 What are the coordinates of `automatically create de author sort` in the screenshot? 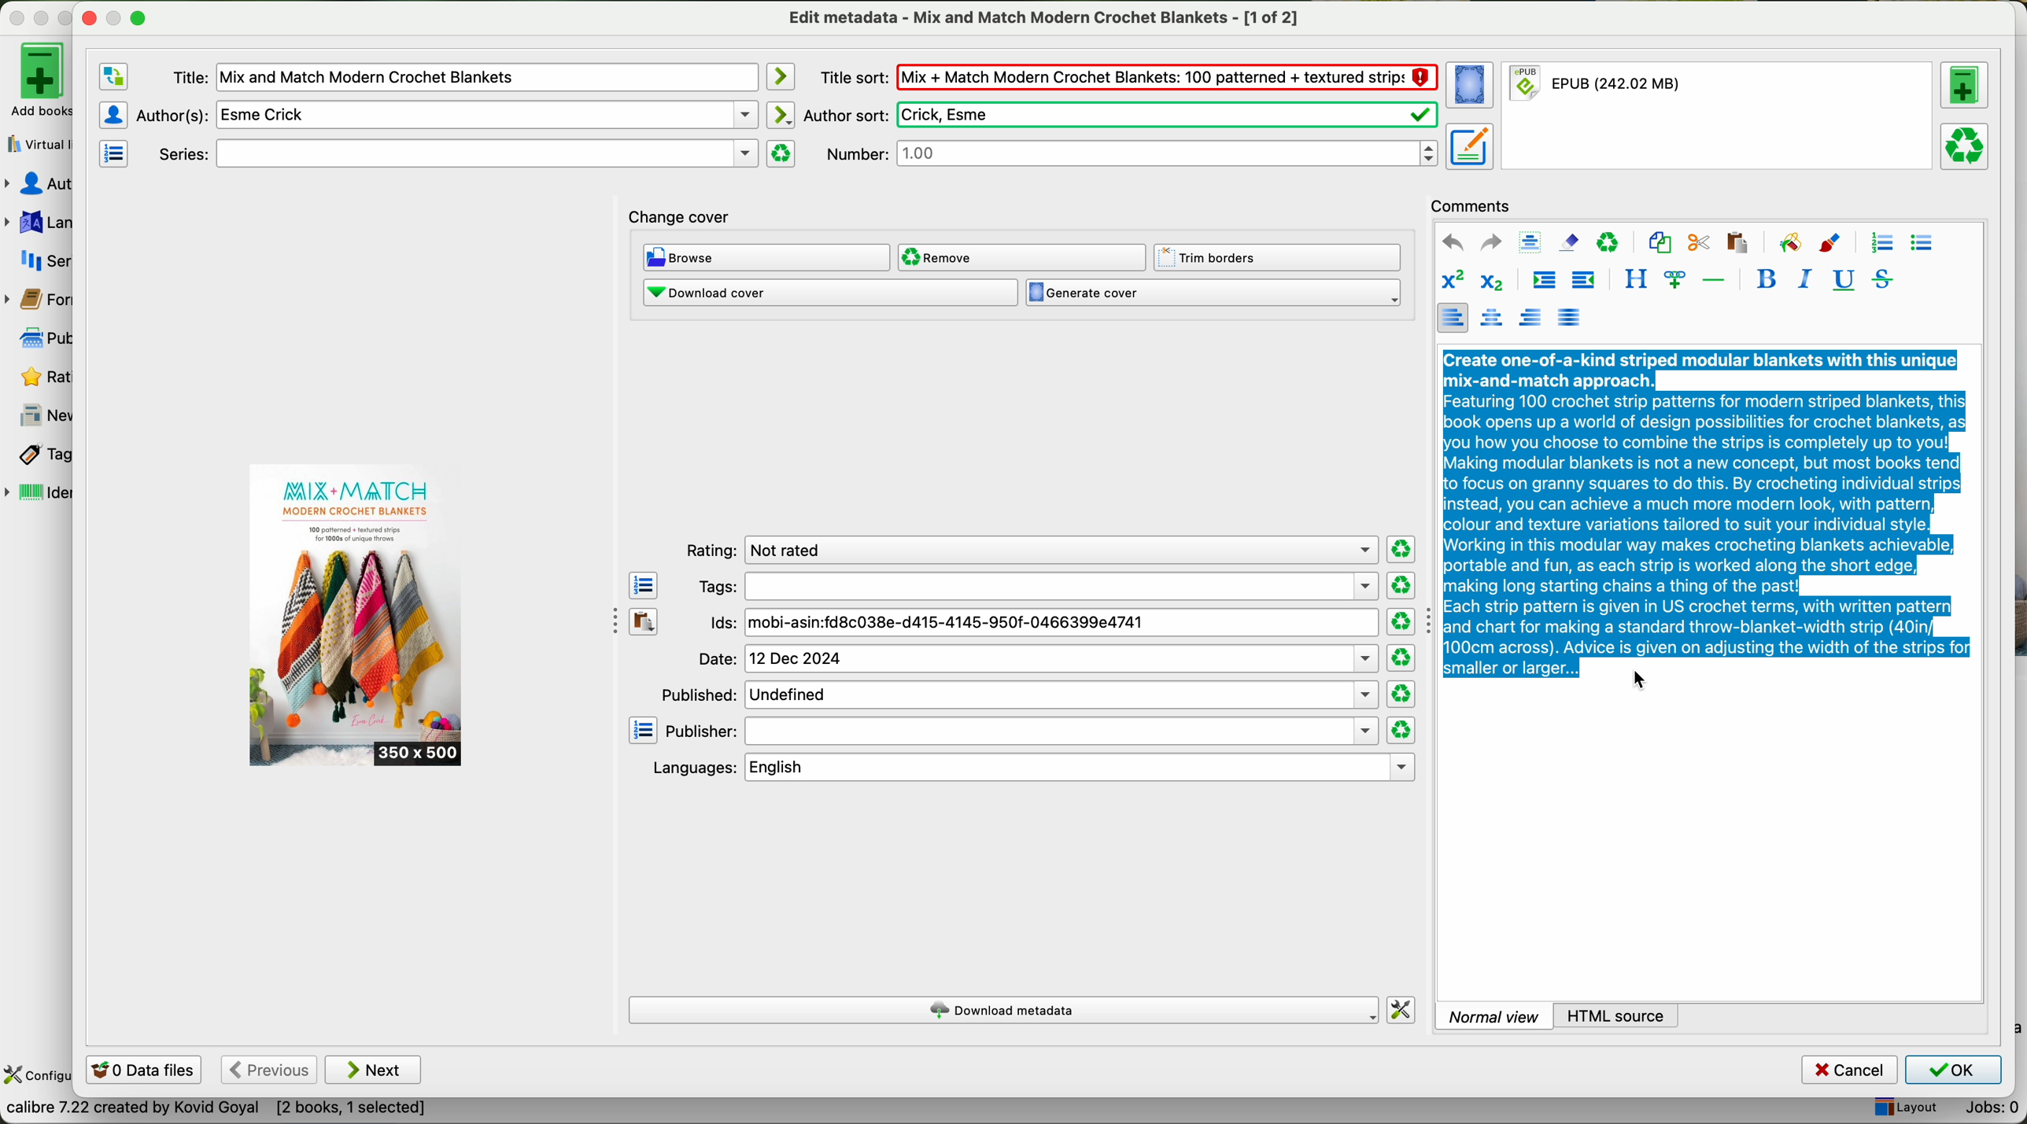 It's located at (779, 114).